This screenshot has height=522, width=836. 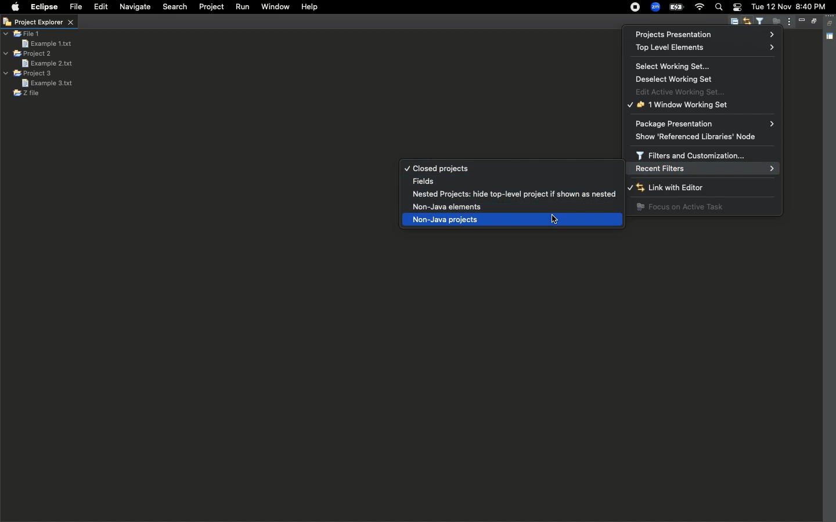 What do you see at coordinates (275, 8) in the screenshot?
I see `Window` at bounding box center [275, 8].